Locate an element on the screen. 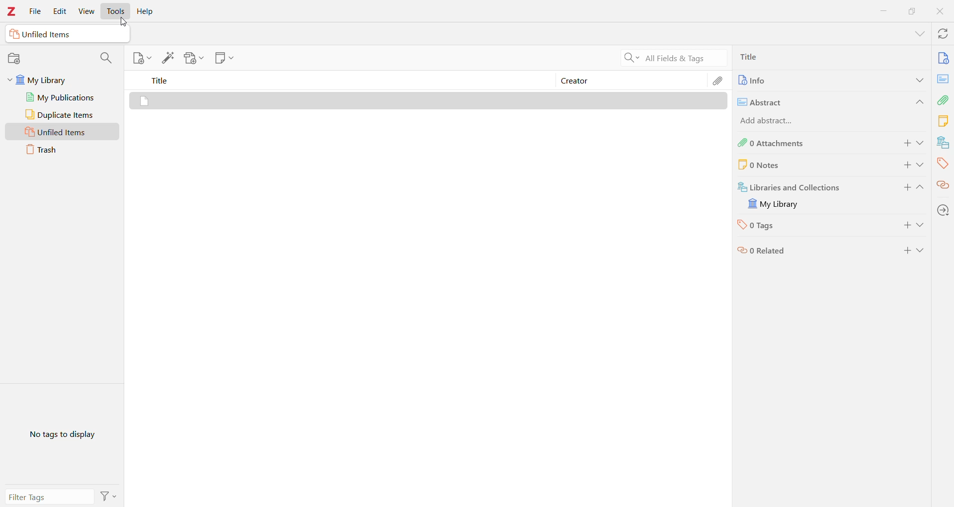 This screenshot has height=507, width=954. Title is located at coordinates (340, 82).